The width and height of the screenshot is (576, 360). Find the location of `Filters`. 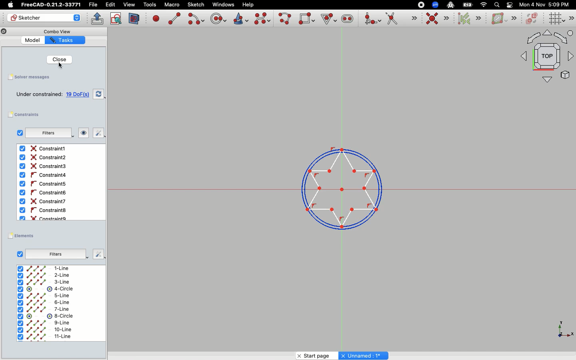

Filters is located at coordinates (55, 253).